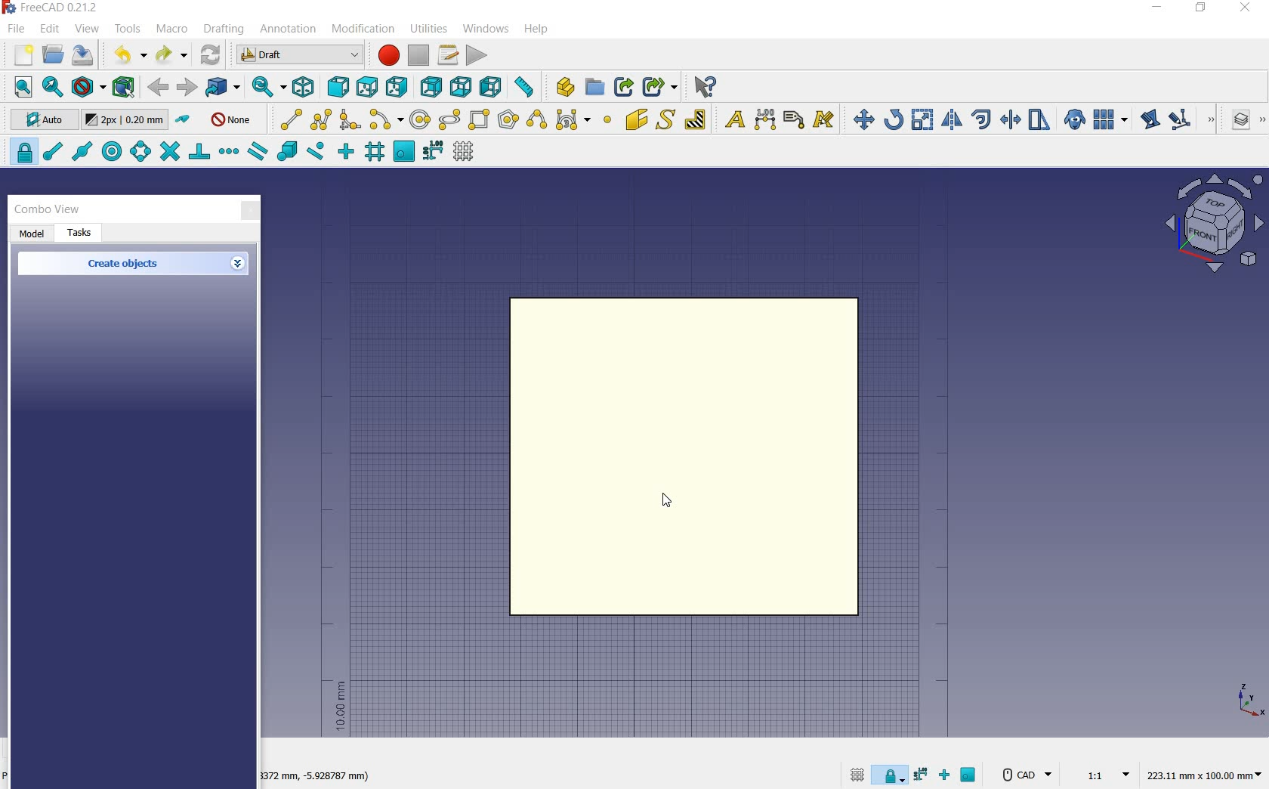 The width and height of the screenshot is (1269, 789). I want to click on sync view, so click(265, 88).